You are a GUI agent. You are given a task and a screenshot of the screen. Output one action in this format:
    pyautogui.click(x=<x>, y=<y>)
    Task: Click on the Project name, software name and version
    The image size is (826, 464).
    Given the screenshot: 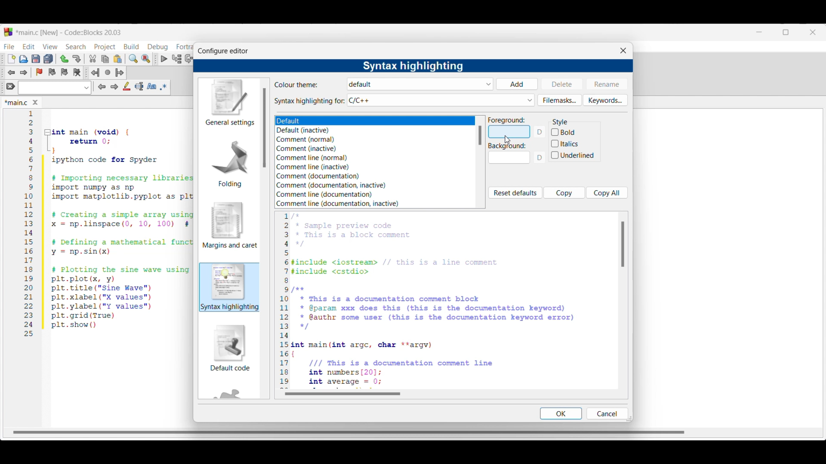 What is the action you would take?
    pyautogui.click(x=70, y=32)
    